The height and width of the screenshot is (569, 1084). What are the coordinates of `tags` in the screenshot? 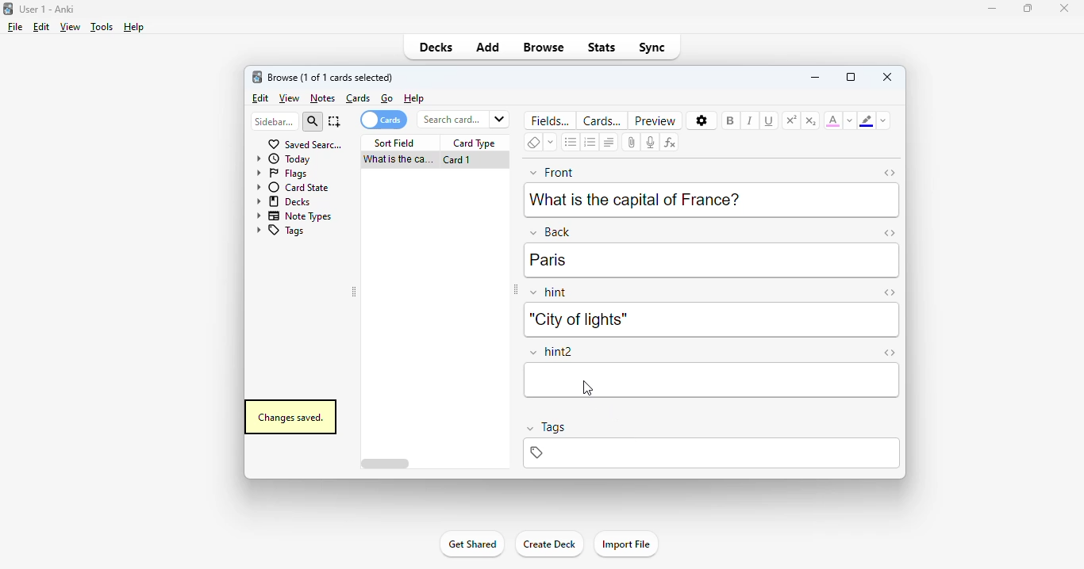 It's located at (279, 231).